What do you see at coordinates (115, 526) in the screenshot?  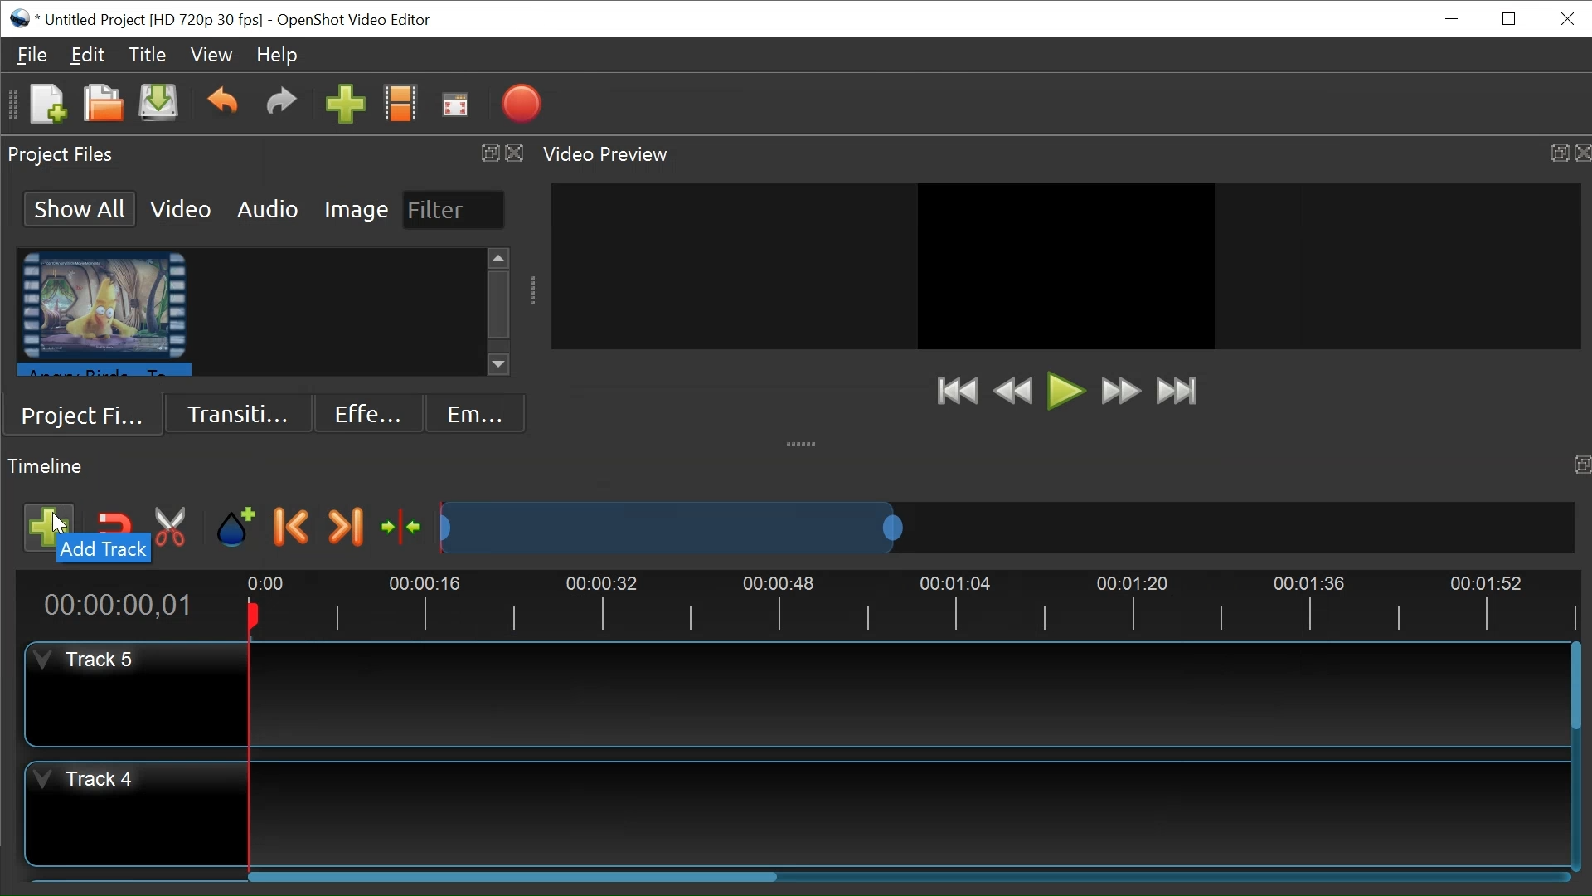 I see `Snap` at bounding box center [115, 526].